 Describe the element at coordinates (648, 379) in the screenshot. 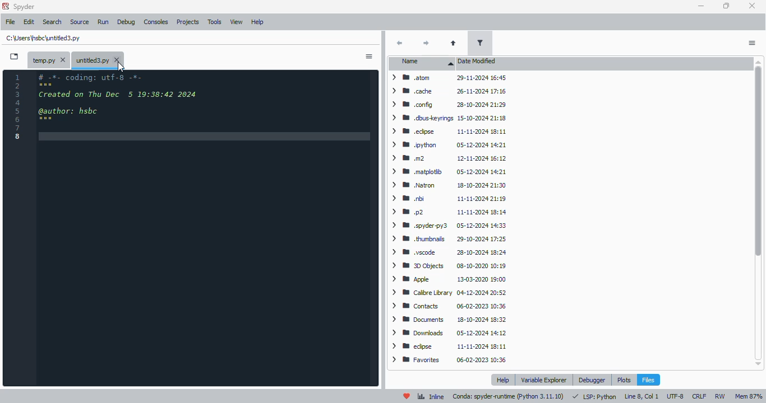

I see `files` at that location.